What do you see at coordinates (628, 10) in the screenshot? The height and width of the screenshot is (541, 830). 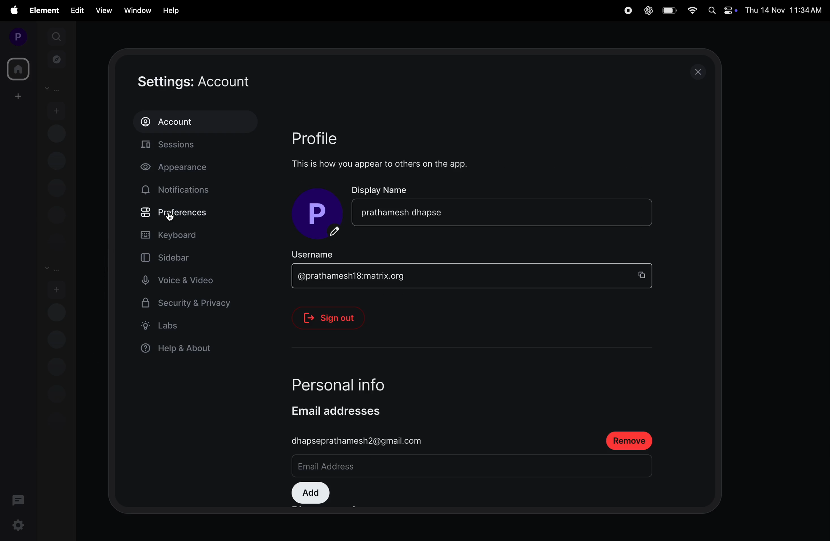 I see `record` at bounding box center [628, 10].